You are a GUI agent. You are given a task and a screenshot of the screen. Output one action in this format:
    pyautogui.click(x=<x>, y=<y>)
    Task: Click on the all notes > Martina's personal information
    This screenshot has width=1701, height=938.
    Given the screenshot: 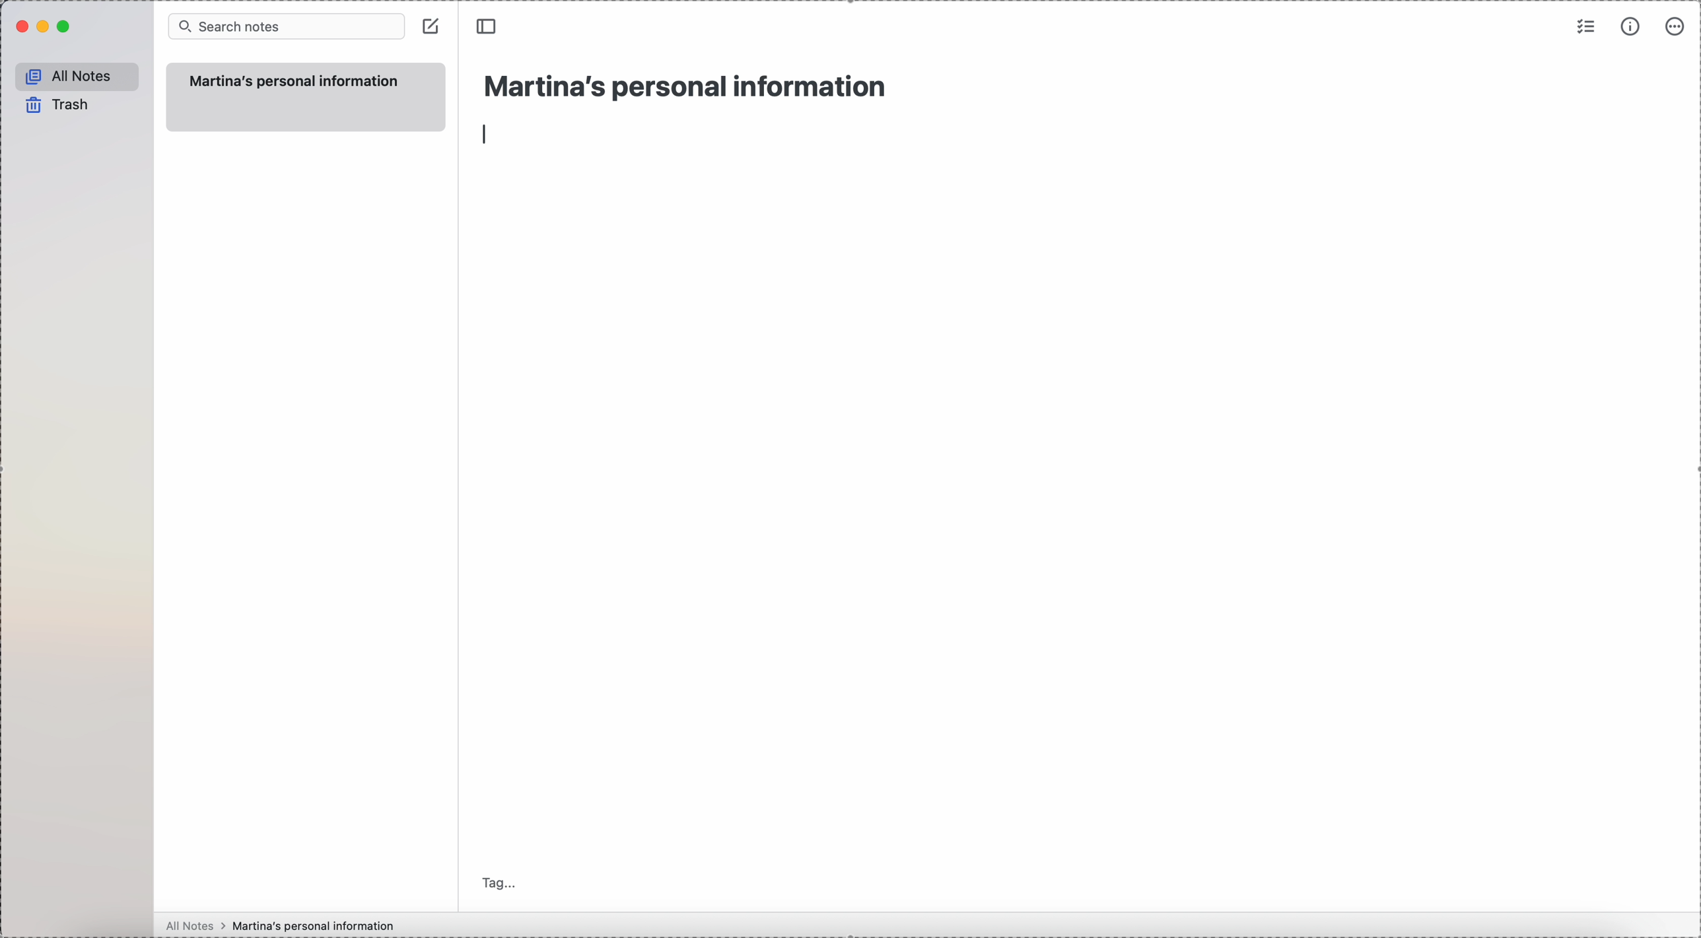 What is the action you would take?
    pyautogui.click(x=275, y=924)
    